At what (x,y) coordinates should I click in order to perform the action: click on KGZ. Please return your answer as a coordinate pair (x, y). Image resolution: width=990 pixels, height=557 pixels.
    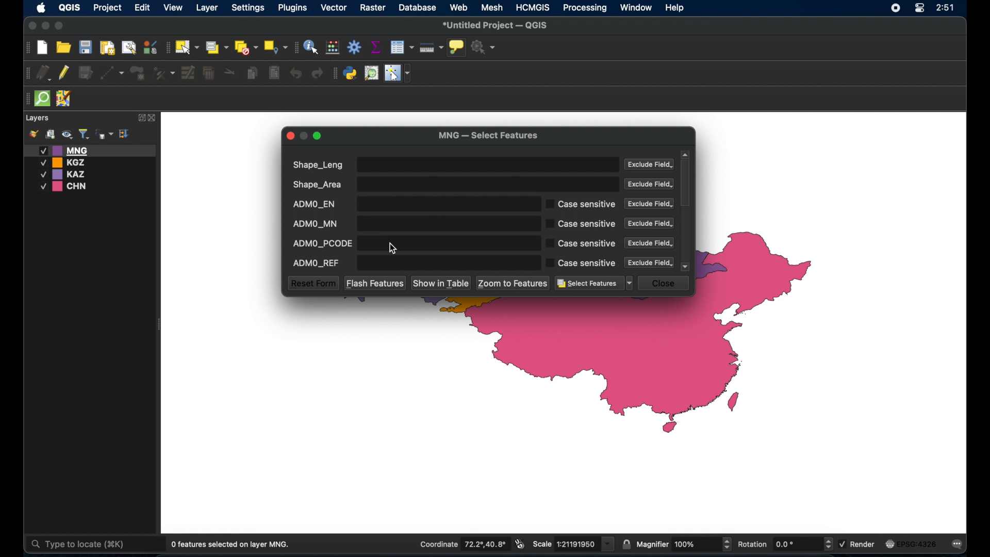
    Looking at the image, I should click on (65, 162).